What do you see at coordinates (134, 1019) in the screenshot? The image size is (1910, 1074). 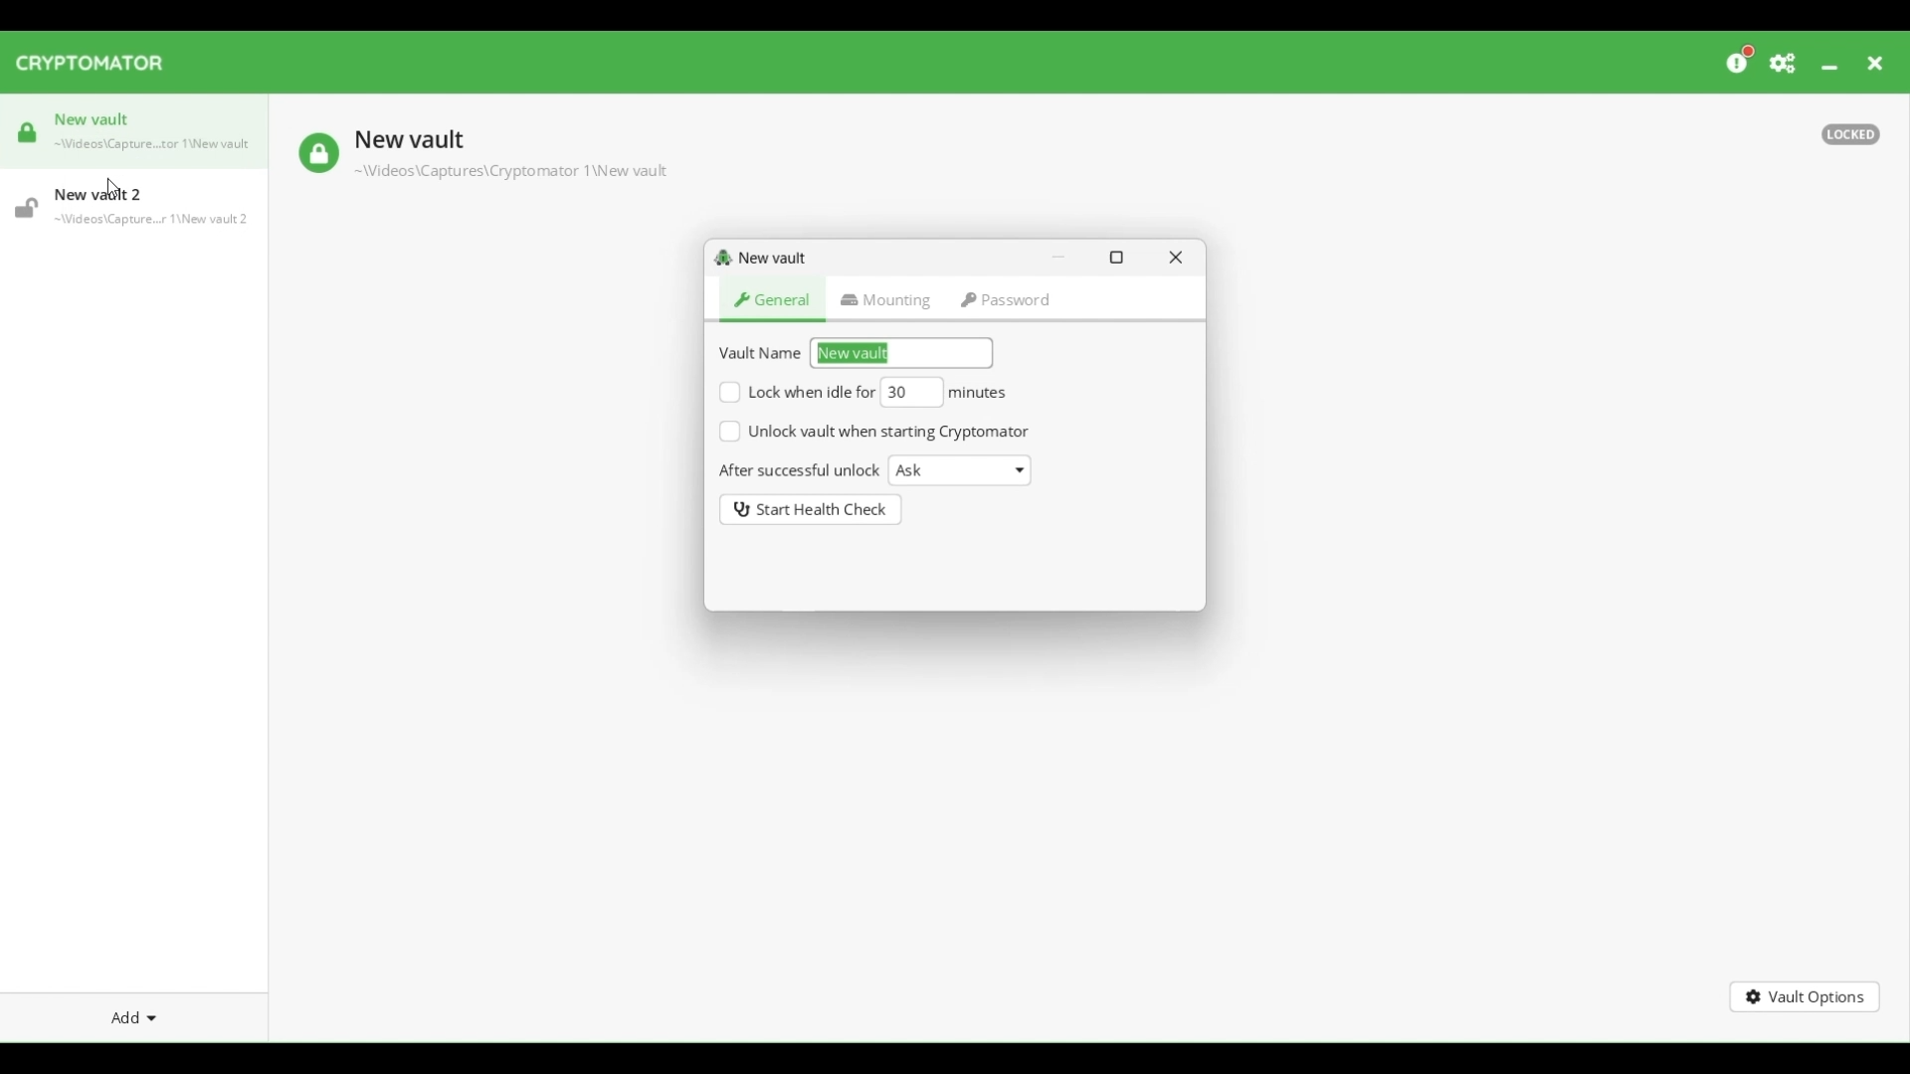 I see `Add new vault` at bounding box center [134, 1019].